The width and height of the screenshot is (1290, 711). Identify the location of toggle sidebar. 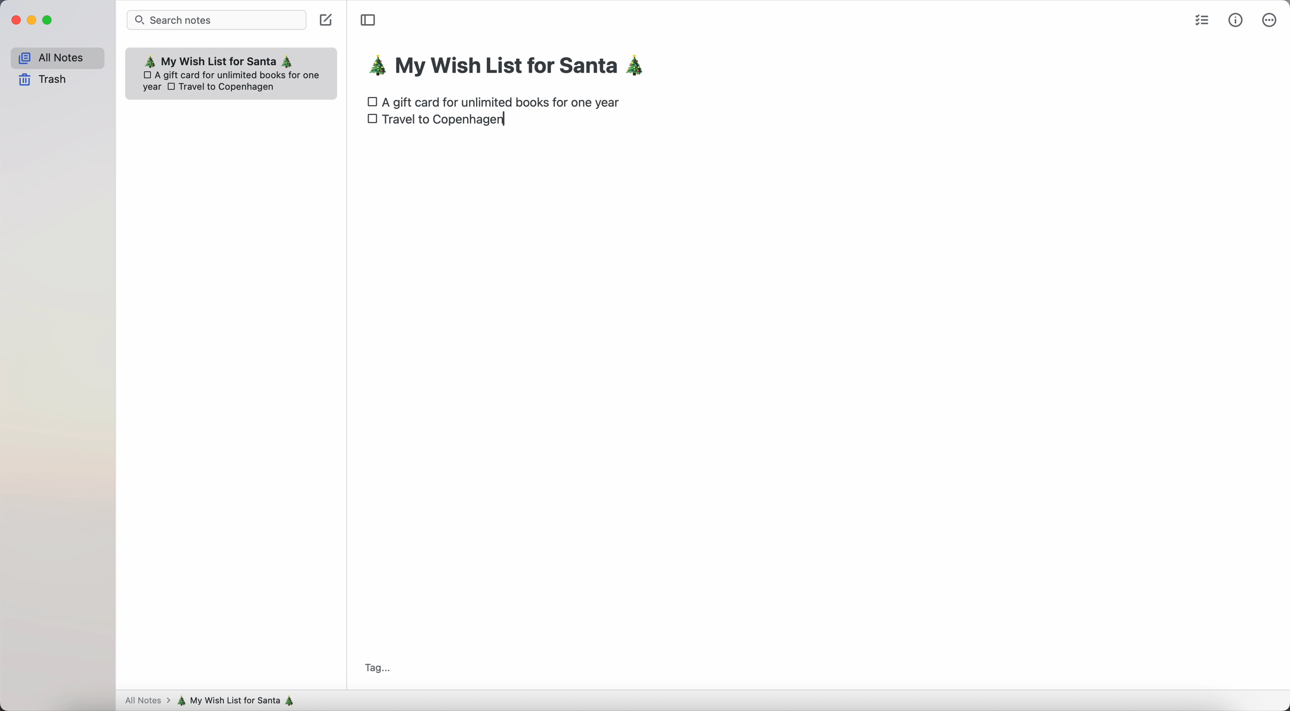
(368, 21).